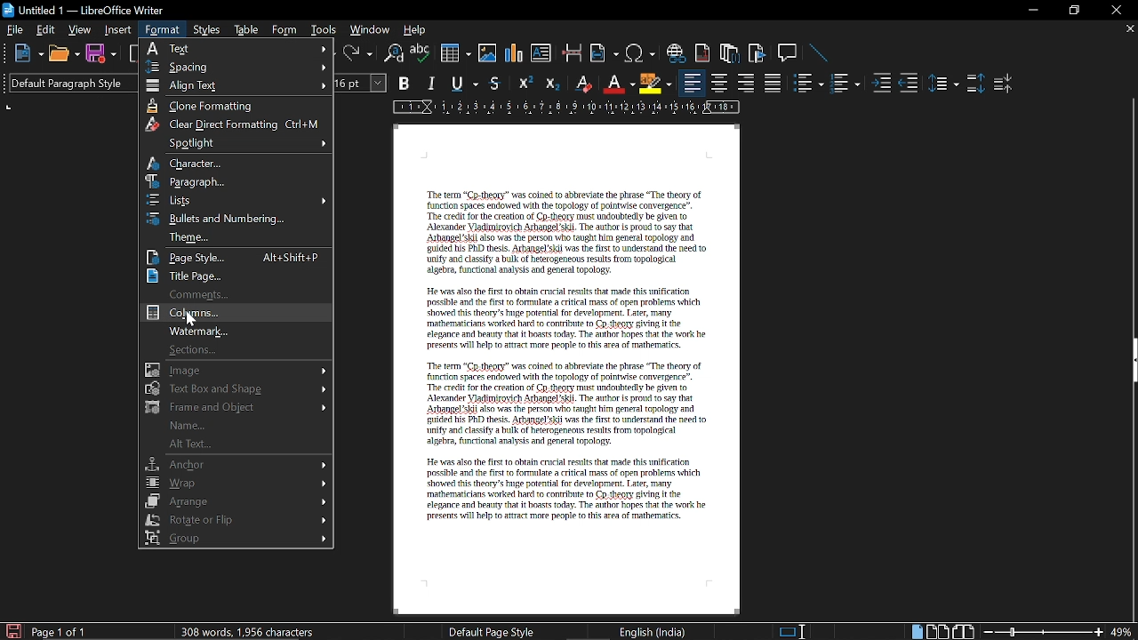 Image resolution: width=1138 pixels, height=640 pixels. Describe the element at coordinates (1003, 83) in the screenshot. I see `Decrease paragraph spacing` at that location.